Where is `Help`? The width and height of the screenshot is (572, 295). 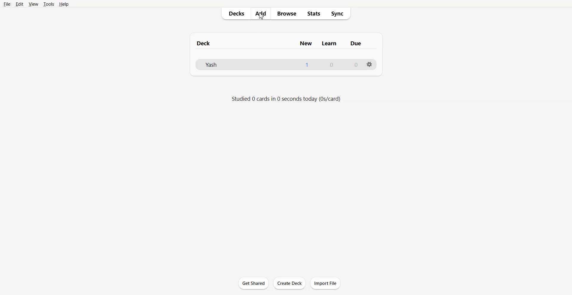
Help is located at coordinates (65, 4).